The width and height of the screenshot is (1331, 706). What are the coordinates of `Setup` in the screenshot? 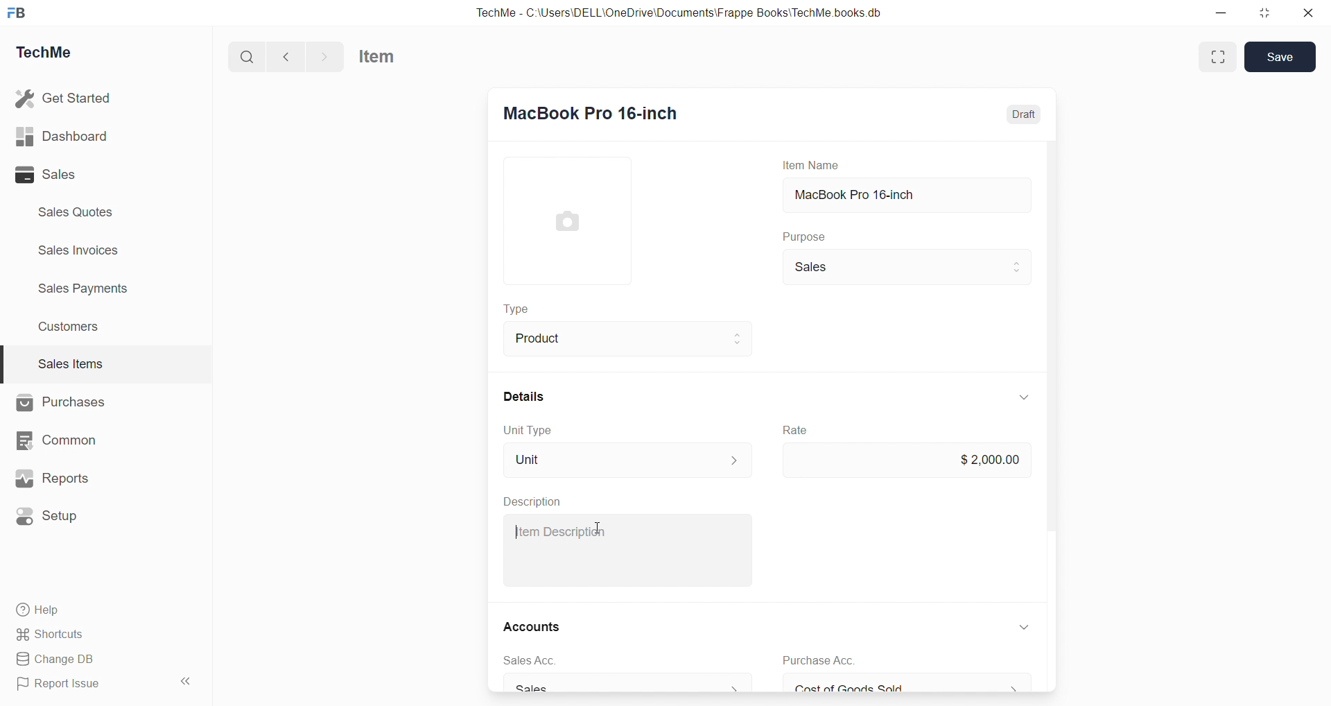 It's located at (52, 515).